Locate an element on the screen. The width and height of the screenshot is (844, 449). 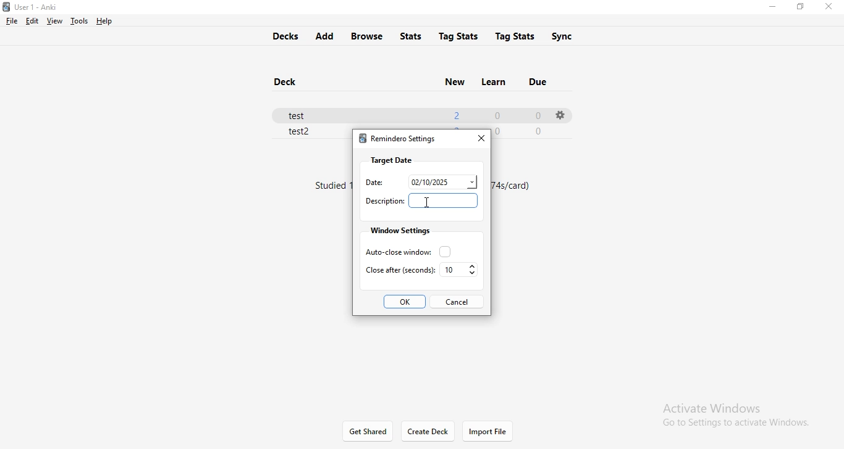
deck is located at coordinates (289, 83).